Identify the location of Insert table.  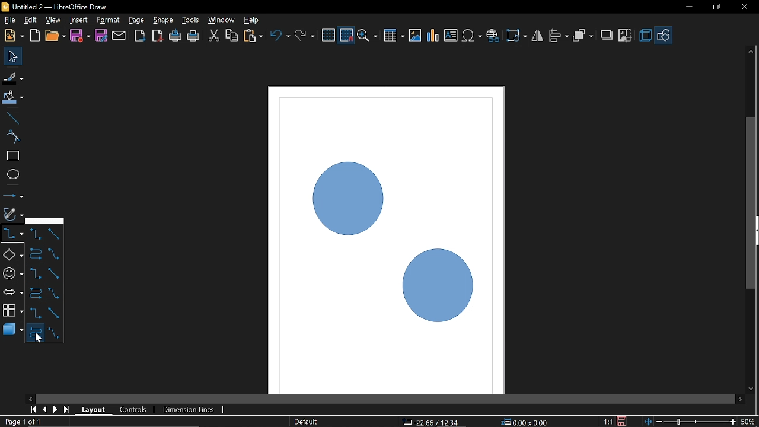
(394, 36).